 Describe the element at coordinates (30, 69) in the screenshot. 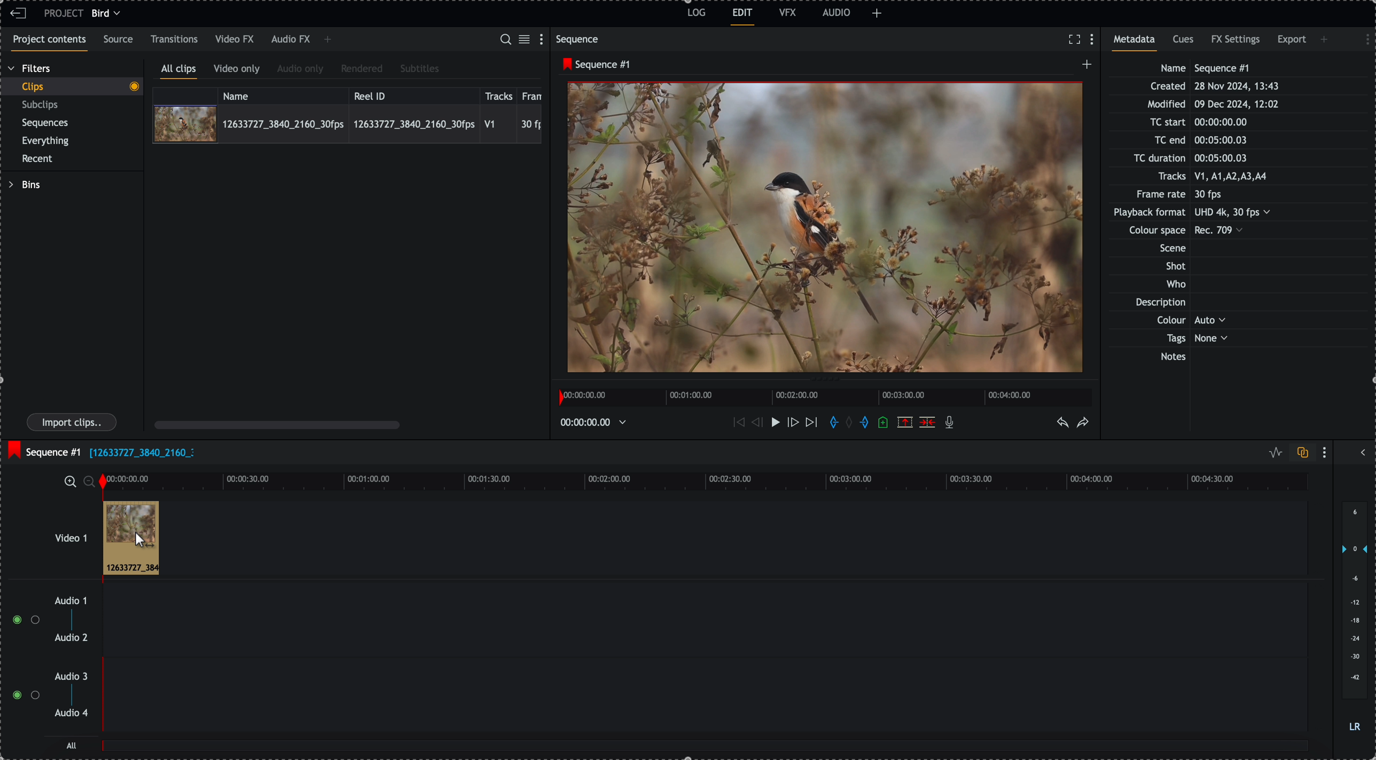

I see `filters` at that location.